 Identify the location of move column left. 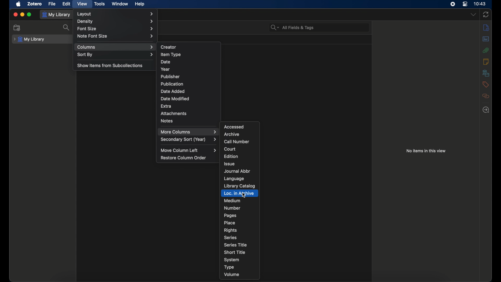
(189, 150).